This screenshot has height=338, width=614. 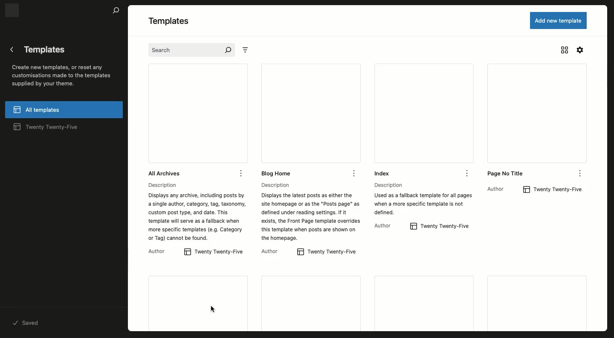 What do you see at coordinates (61, 49) in the screenshot?
I see `Templates` at bounding box center [61, 49].